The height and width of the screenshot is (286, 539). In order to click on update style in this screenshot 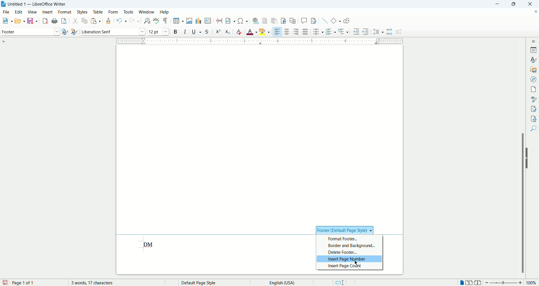, I will do `click(65, 32)`.